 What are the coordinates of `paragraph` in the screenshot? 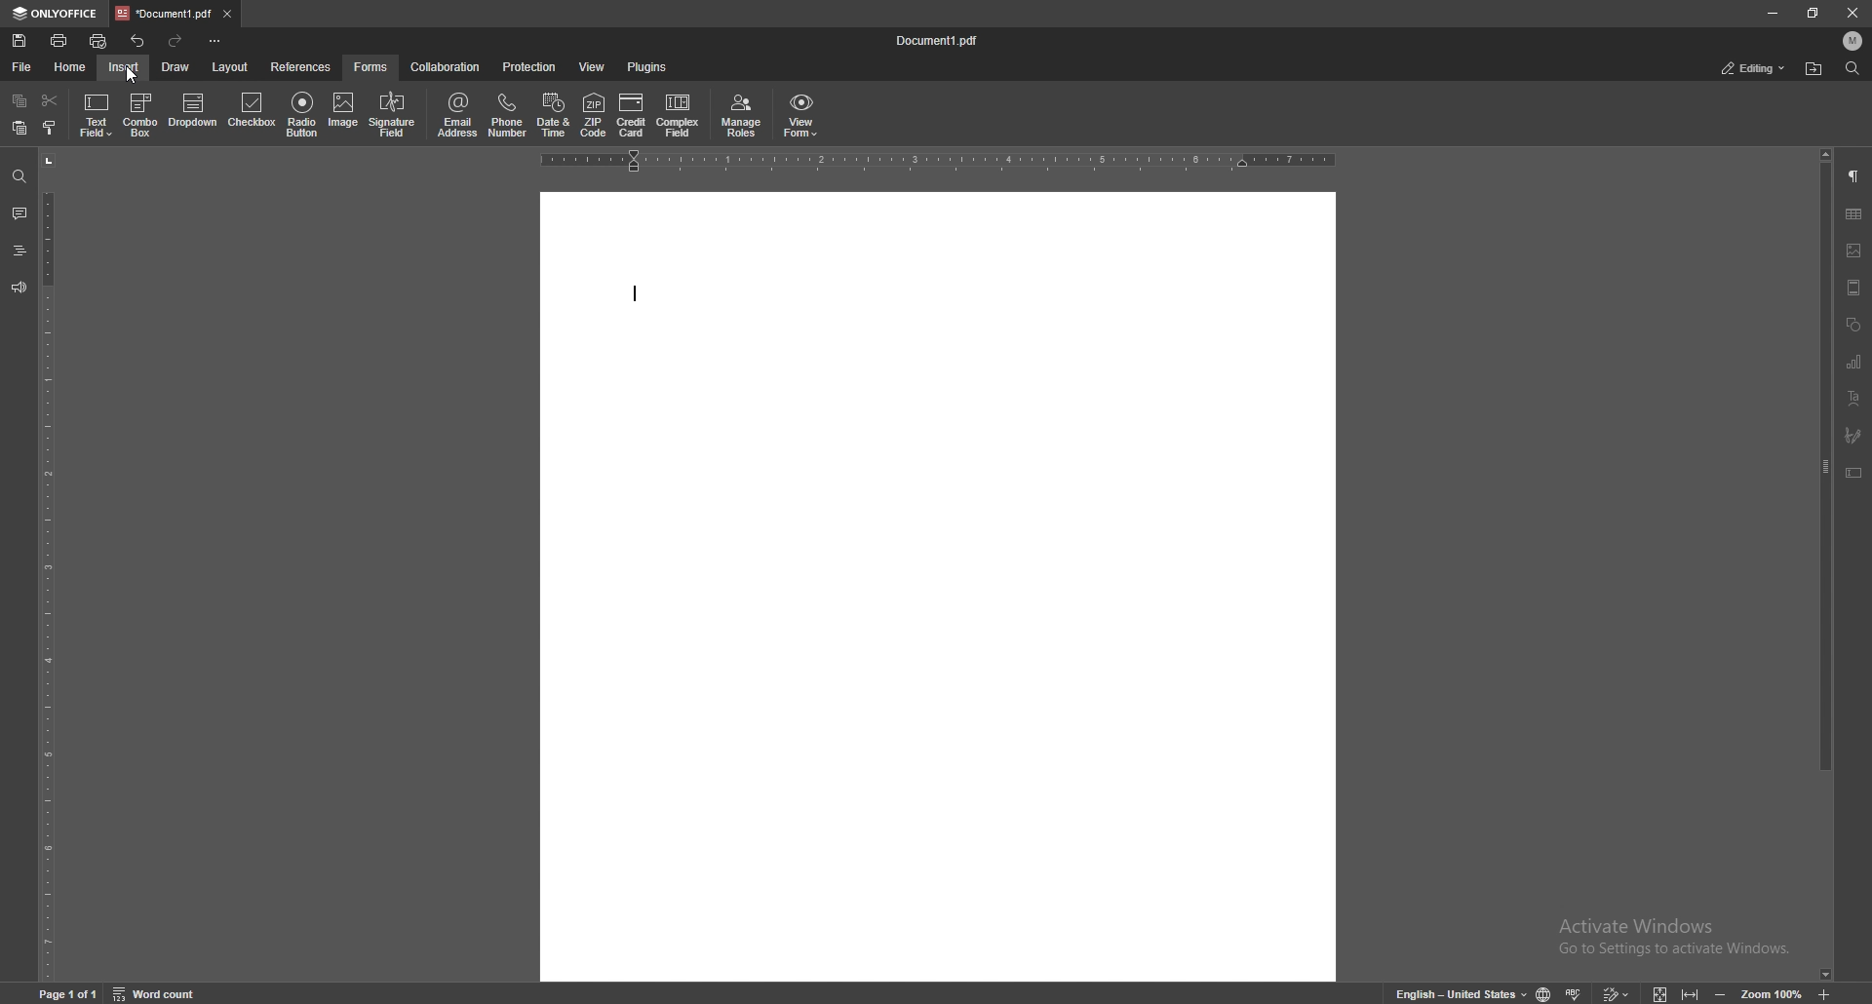 It's located at (1854, 176).